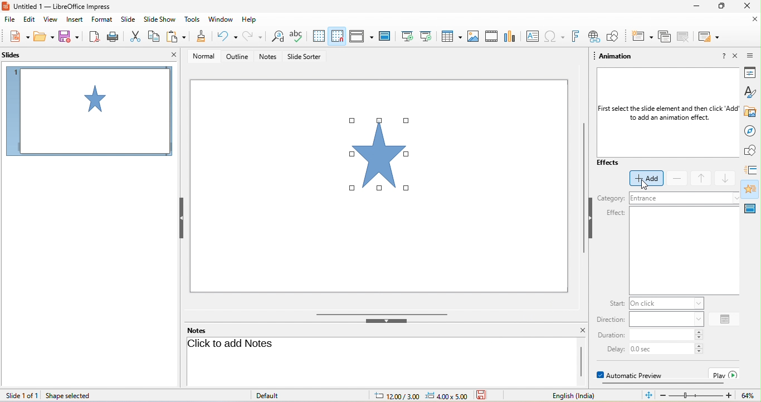 This screenshot has width=761, height=402. Describe the element at coordinates (201, 36) in the screenshot. I see `clone formatting` at that location.